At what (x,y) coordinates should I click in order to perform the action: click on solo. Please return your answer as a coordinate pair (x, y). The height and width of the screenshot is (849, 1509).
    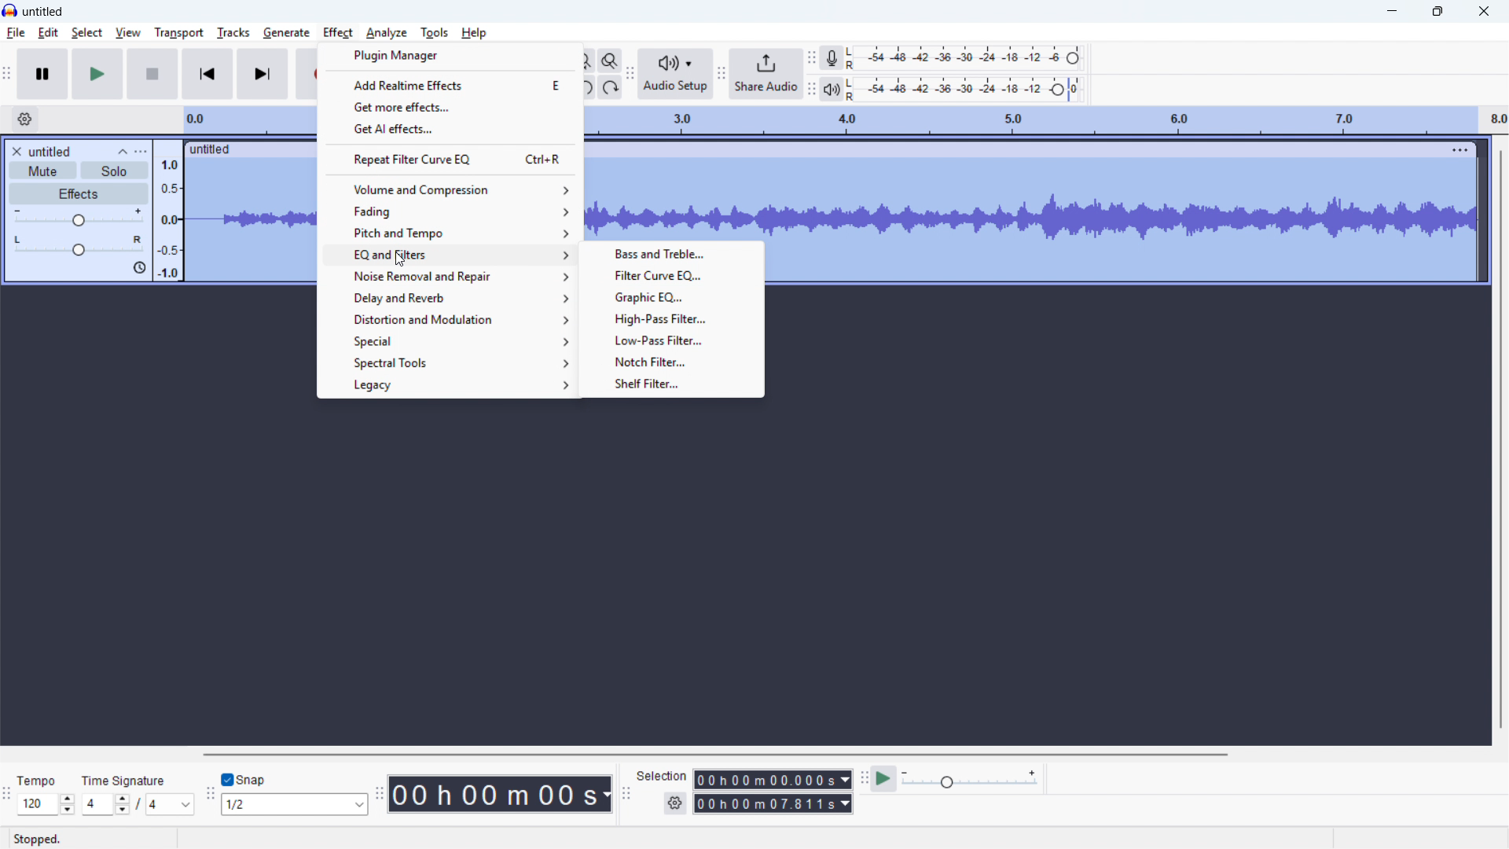
    Looking at the image, I should click on (115, 171).